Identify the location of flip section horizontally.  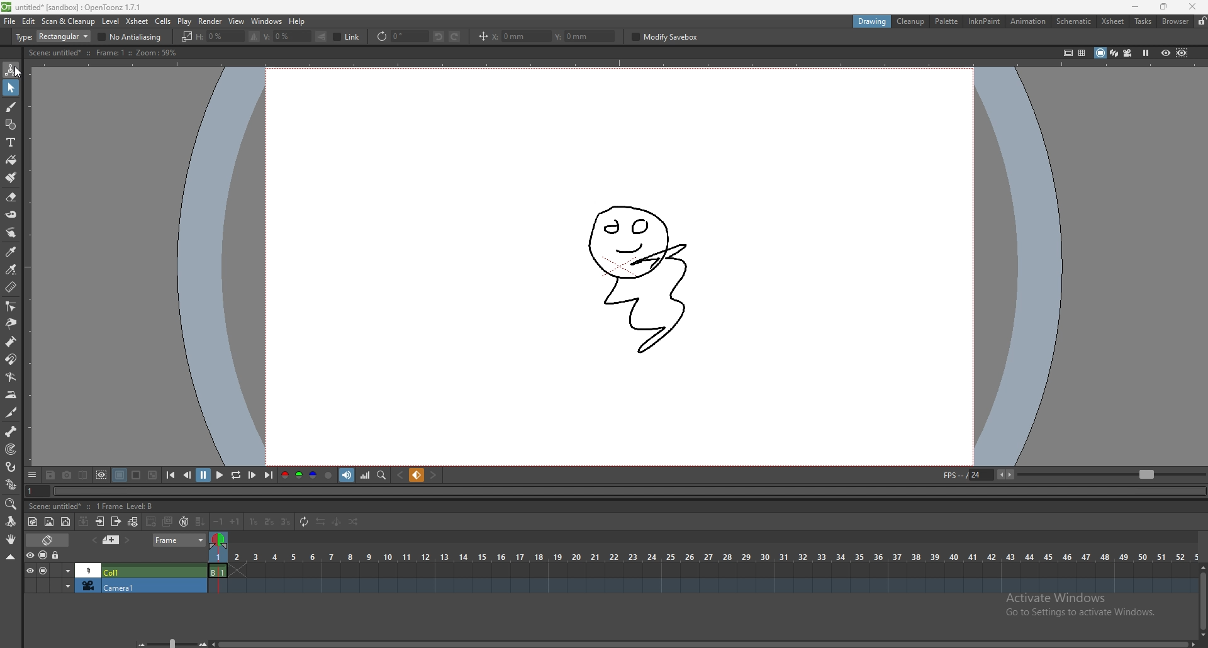
(254, 37).